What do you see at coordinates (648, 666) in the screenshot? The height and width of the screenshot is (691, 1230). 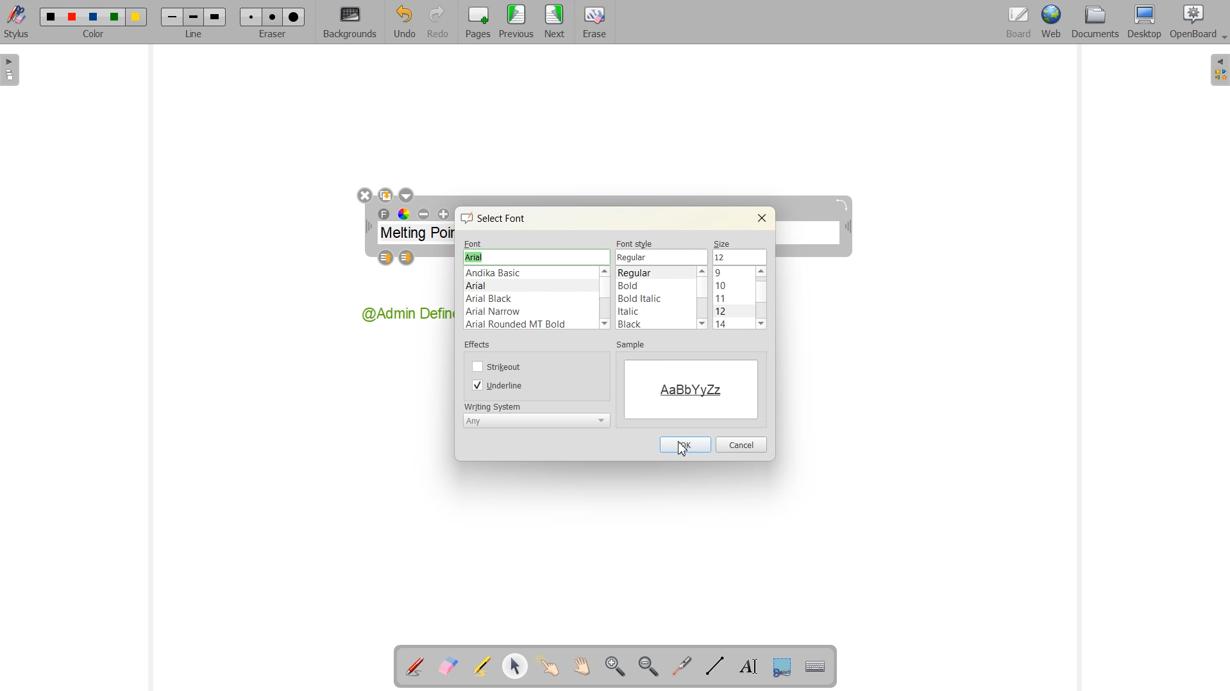 I see `Zoom Out` at bounding box center [648, 666].